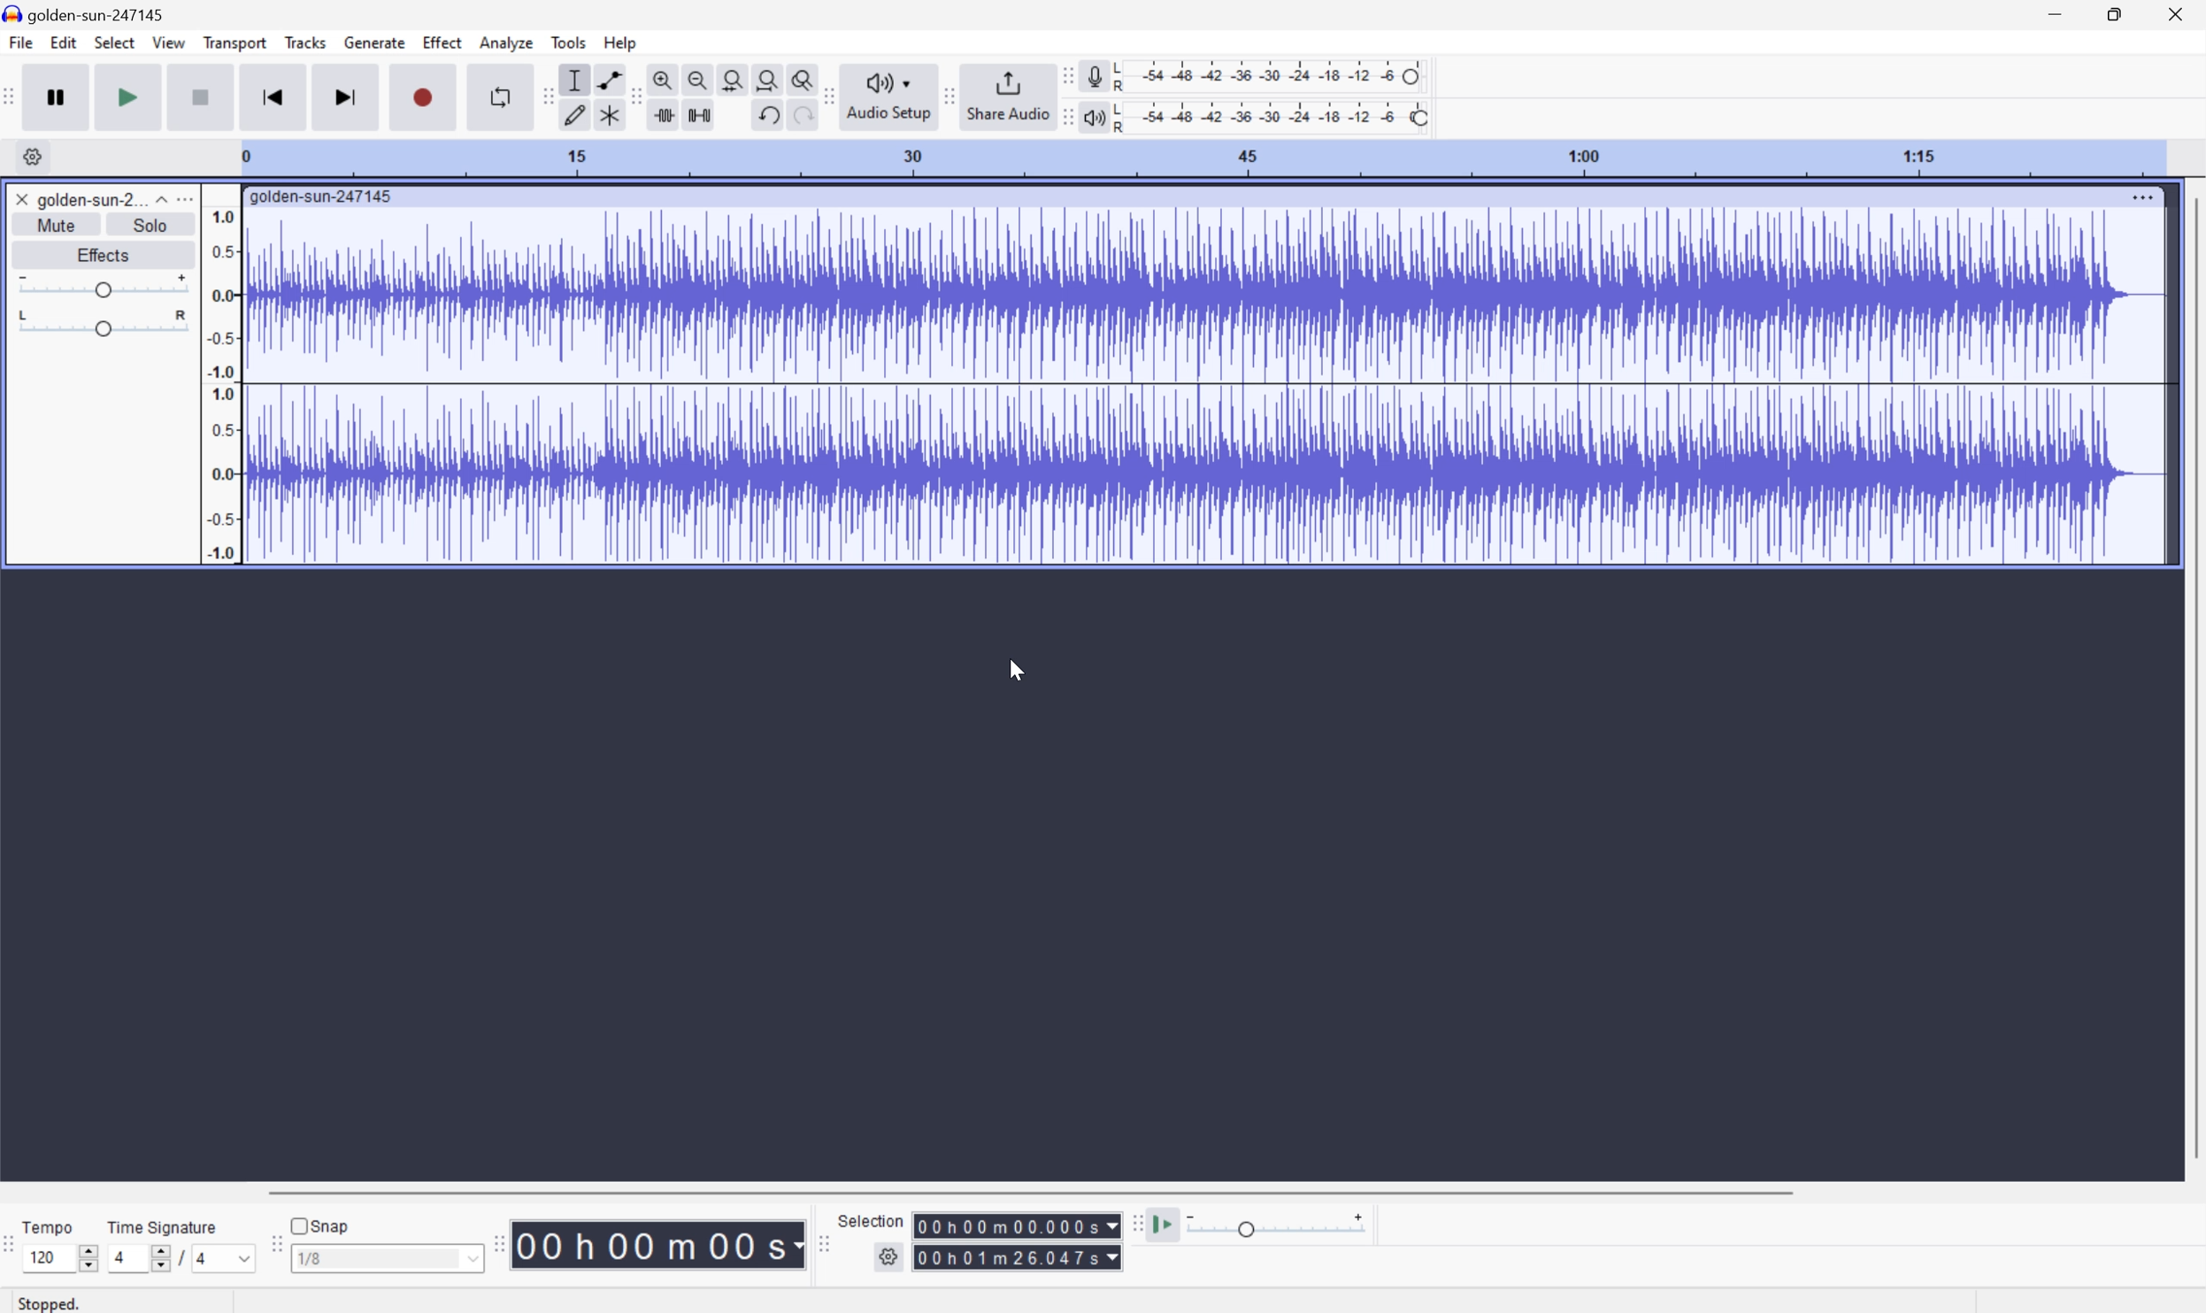 The image size is (2206, 1313). I want to click on Settings, so click(891, 1261).